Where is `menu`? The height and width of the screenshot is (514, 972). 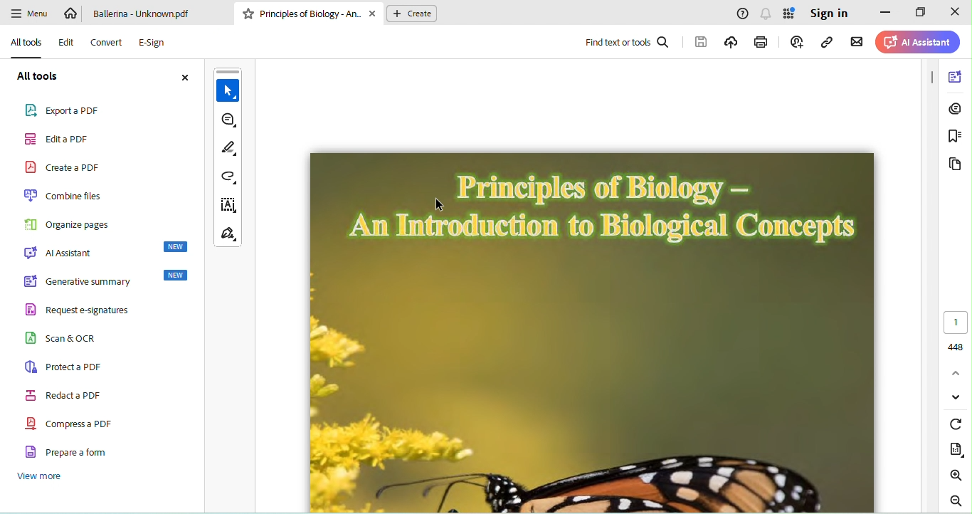
menu is located at coordinates (29, 14).